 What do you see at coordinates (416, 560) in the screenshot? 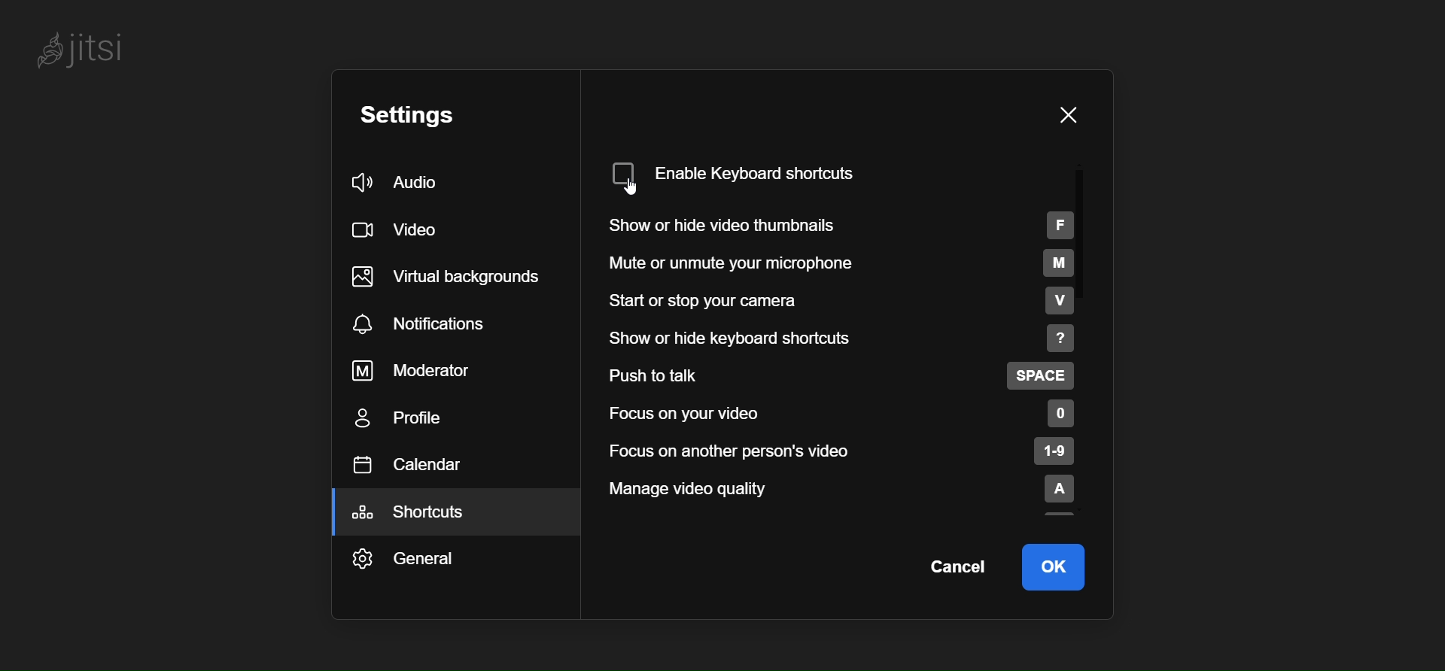
I see `general` at bounding box center [416, 560].